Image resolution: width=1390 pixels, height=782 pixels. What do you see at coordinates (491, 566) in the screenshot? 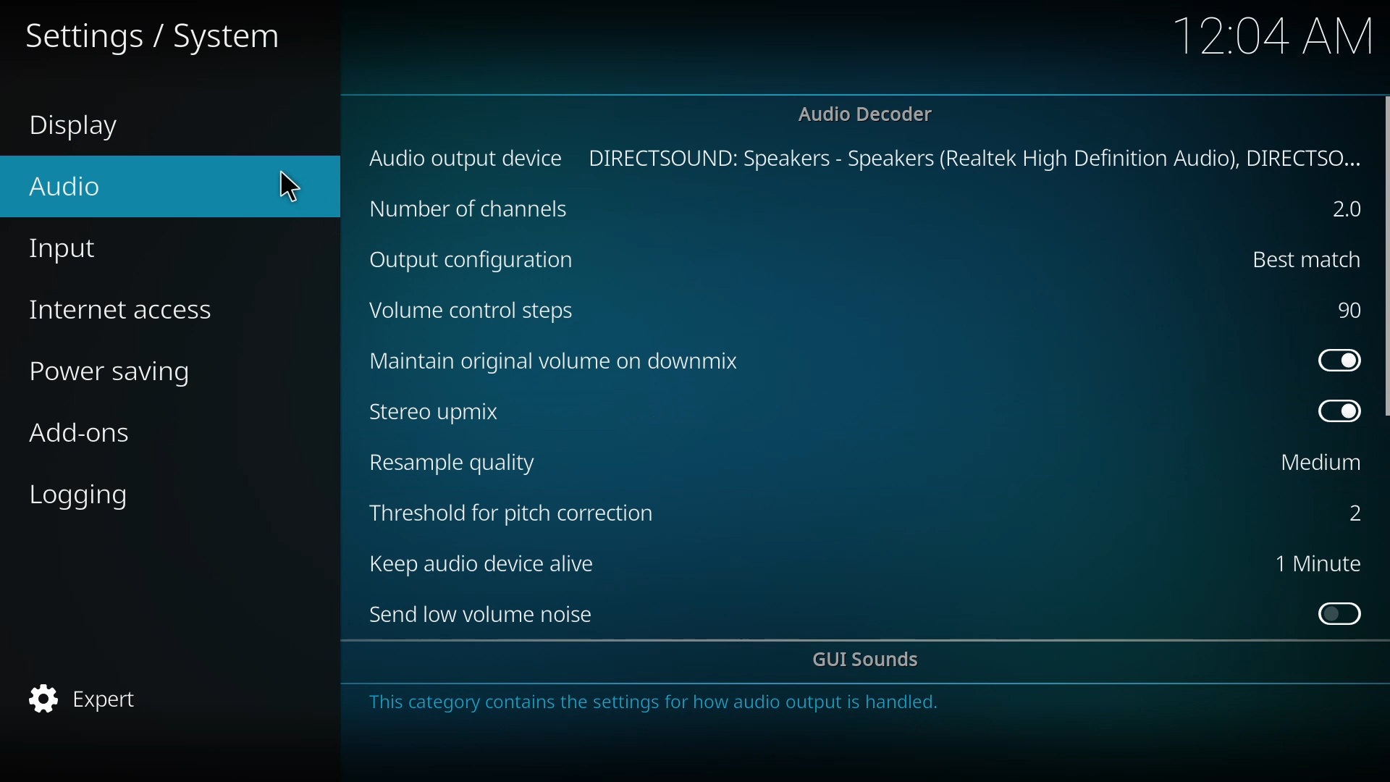
I see `keep audio device alive` at bounding box center [491, 566].